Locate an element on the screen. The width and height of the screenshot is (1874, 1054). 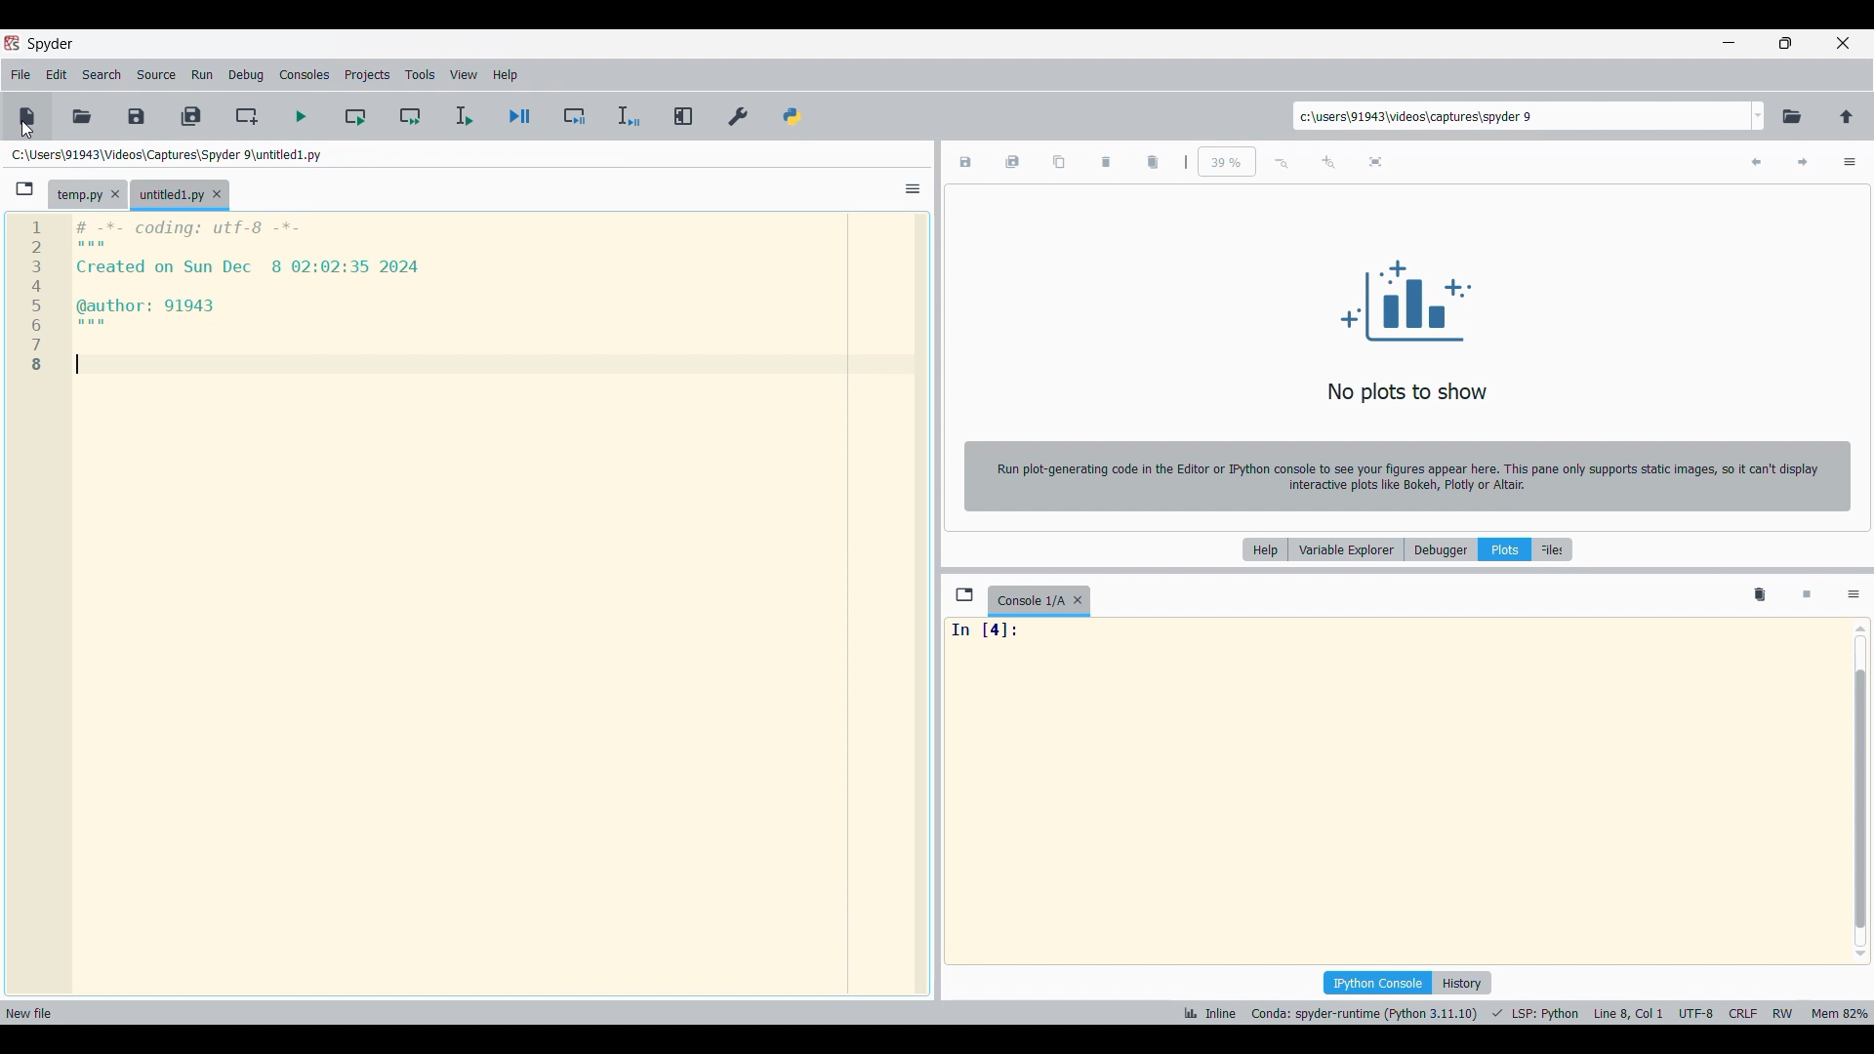
Help is located at coordinates (1266, 549).